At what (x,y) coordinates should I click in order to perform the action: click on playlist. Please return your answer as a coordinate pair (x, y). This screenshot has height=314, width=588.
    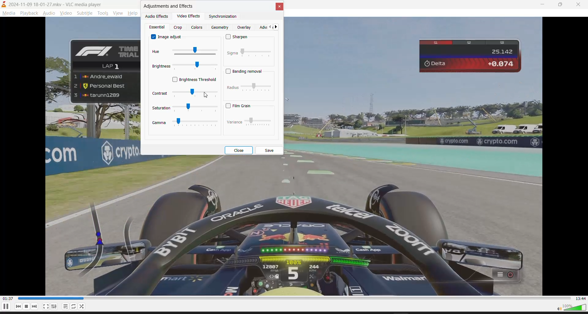
    Looking at the image, I should click on (66, 306).